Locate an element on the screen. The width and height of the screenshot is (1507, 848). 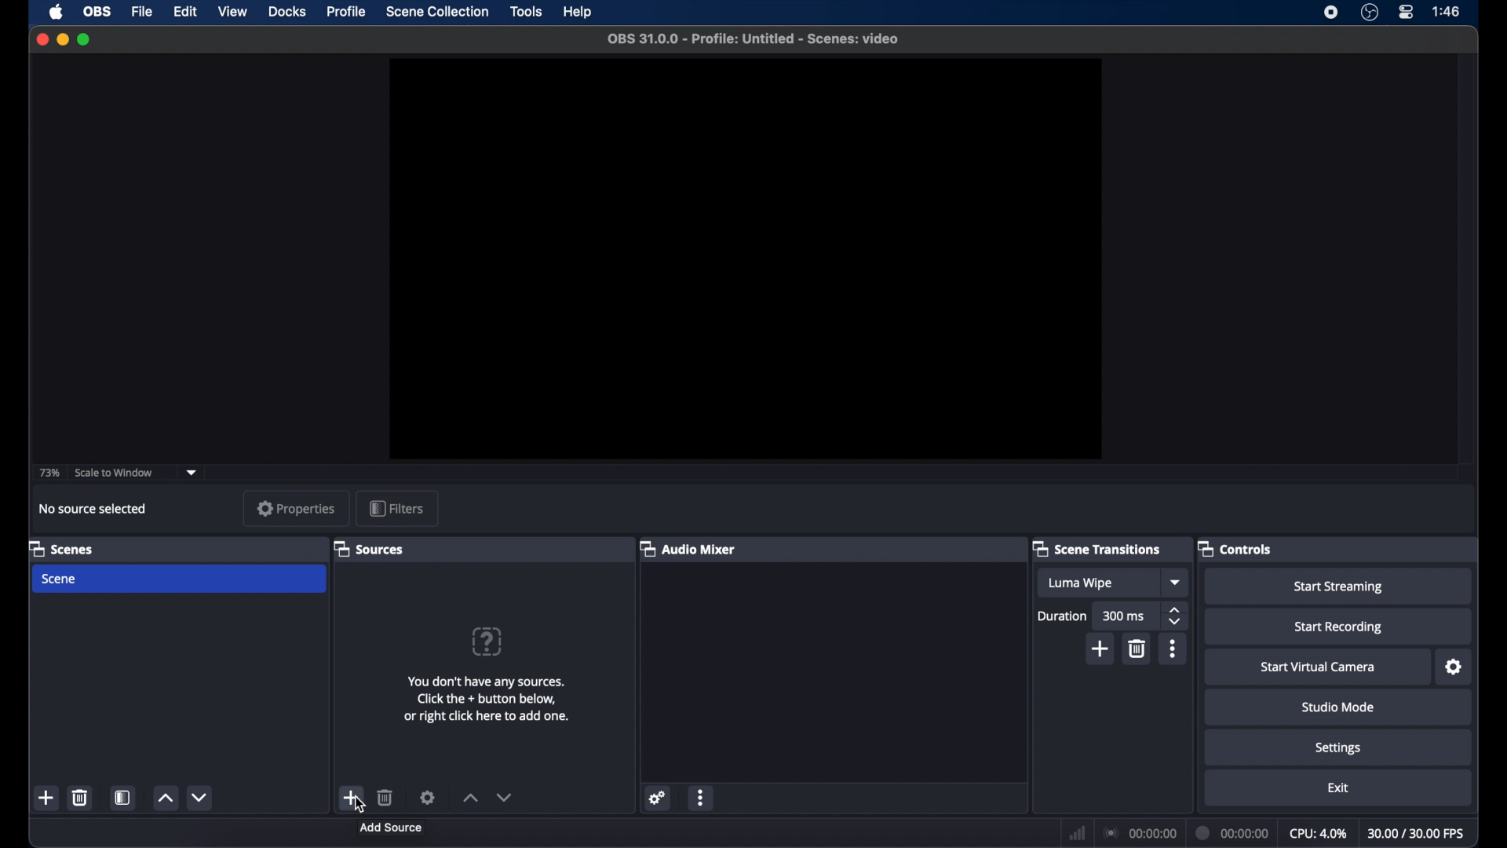
more options is located at coordinates (701, 799).